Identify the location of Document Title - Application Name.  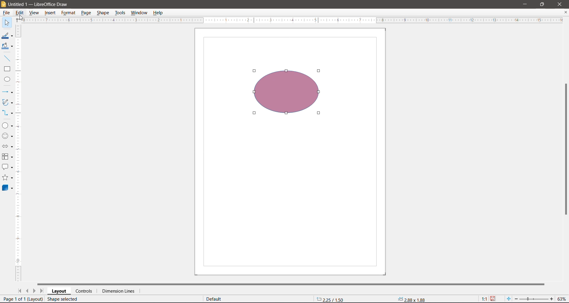
(45, 4).